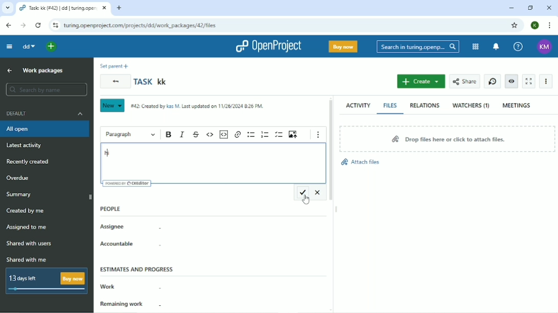  Describe the element at coordinates (24, 25) in the screenshot. I see `Forward` at that location.